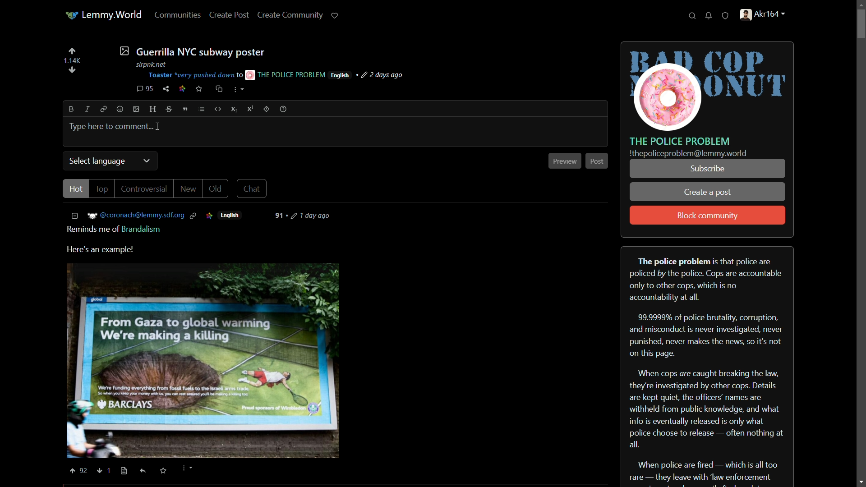  What do you see at coordinates (153, 110) in the screenshot?
I see `header` at bounding box center [153, 110].